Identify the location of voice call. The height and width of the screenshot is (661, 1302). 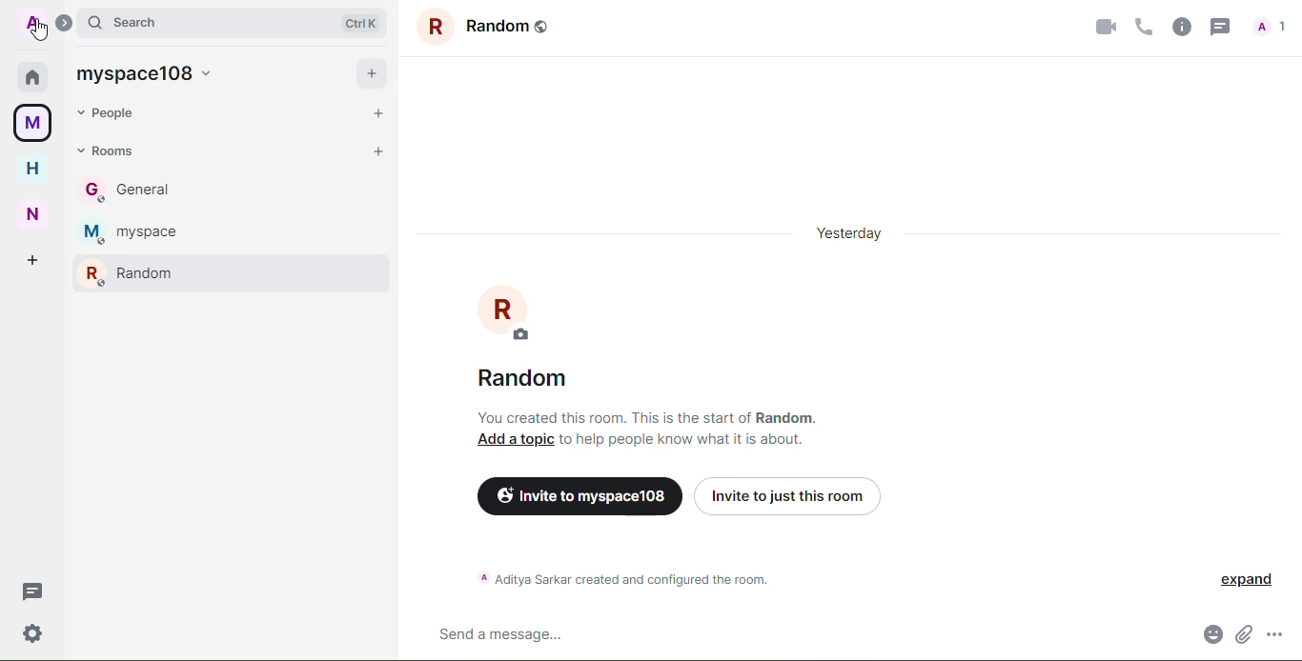
(1142, 26).